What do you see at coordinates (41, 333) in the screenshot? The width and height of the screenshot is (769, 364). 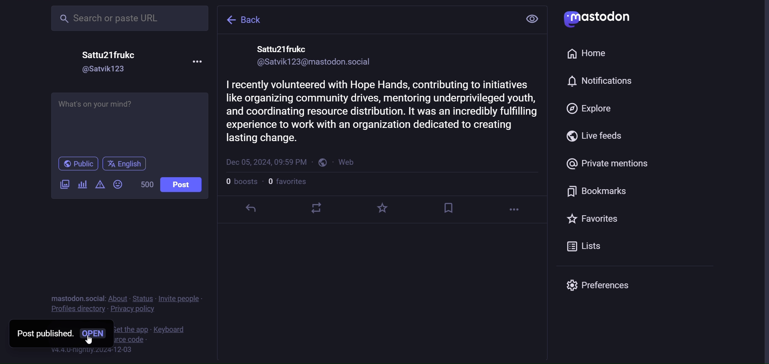 I see `post published` at bounding box center [41, 333].